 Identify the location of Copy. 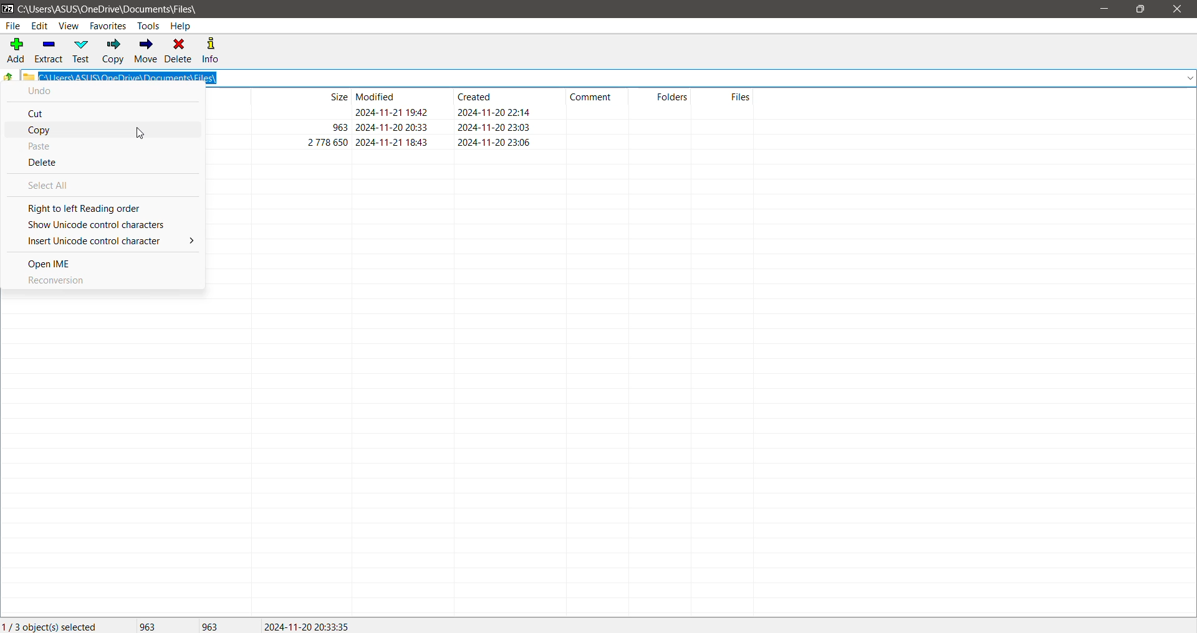
(111, 52).